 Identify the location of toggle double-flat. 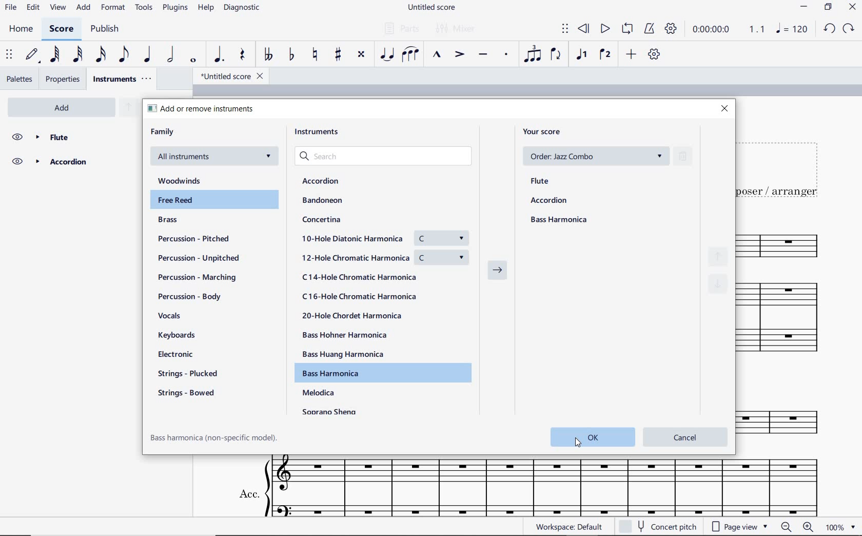
(267, 55).